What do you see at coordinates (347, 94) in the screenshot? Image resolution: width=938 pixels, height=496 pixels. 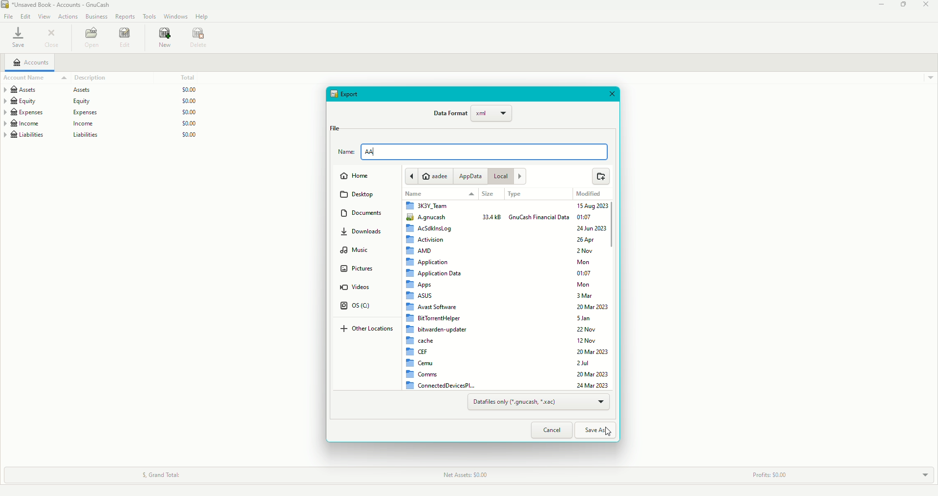 I see `Export` at bounding box center [347, 94].